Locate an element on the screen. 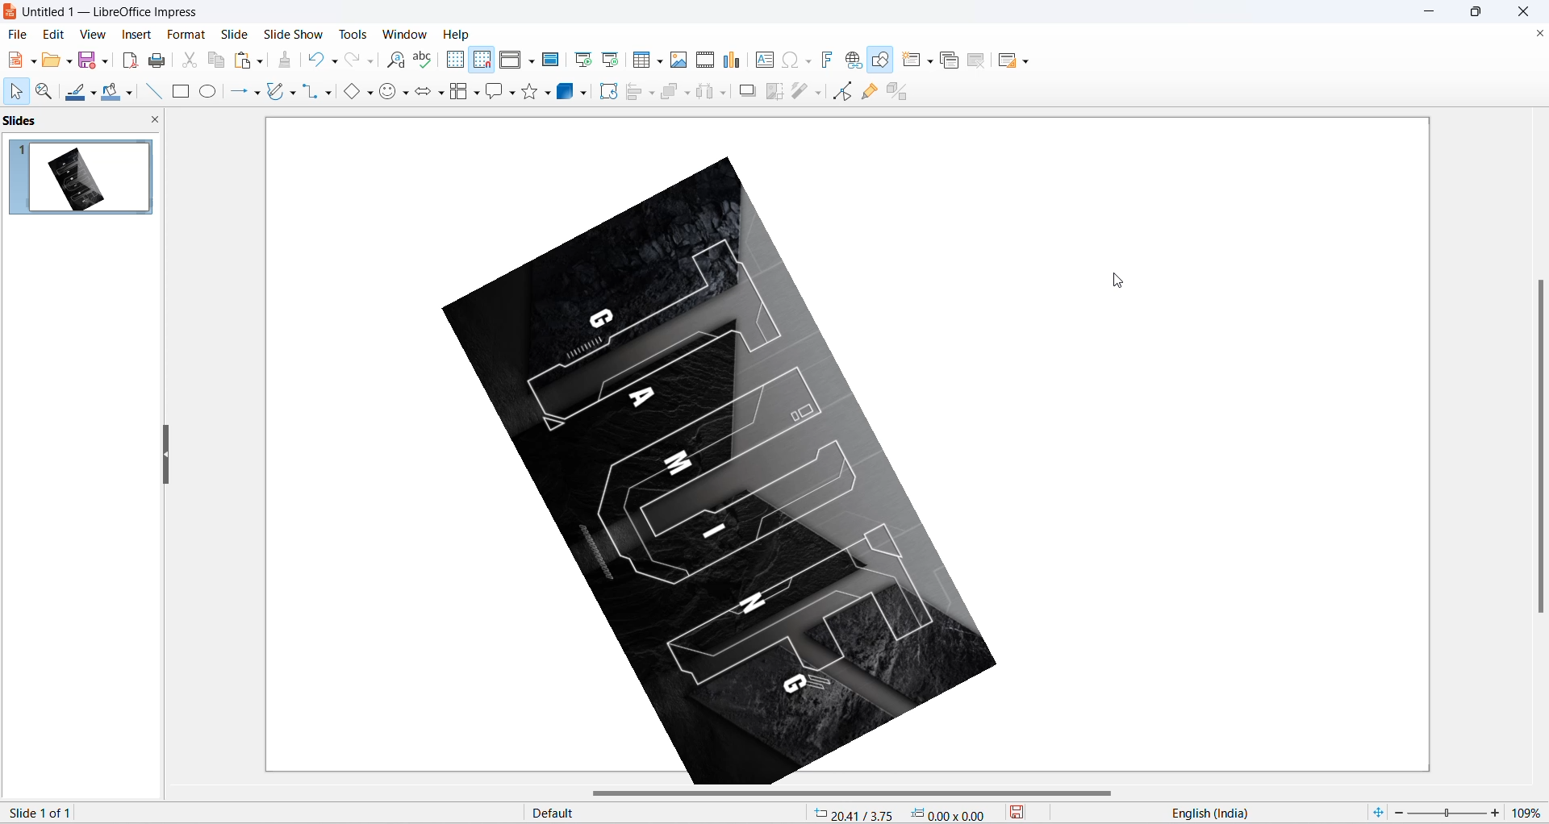  insert fontwork text is located at coordinates (826, 59).